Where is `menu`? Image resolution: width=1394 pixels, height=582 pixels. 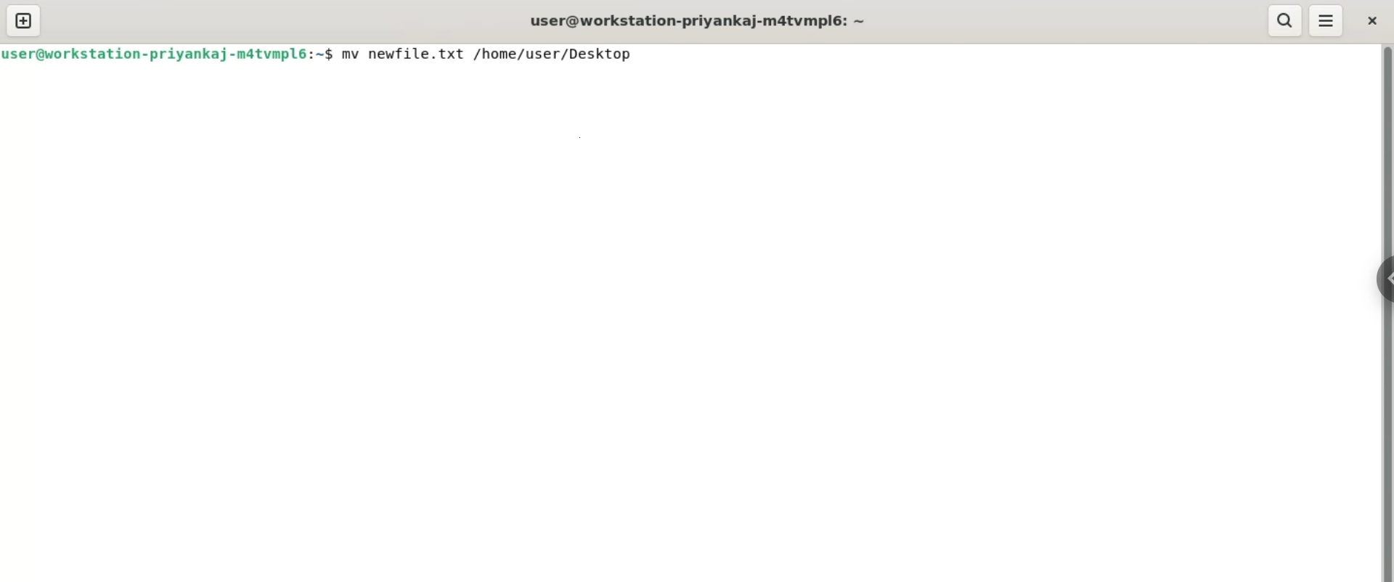
menu is located at coordinates (1329, 22).